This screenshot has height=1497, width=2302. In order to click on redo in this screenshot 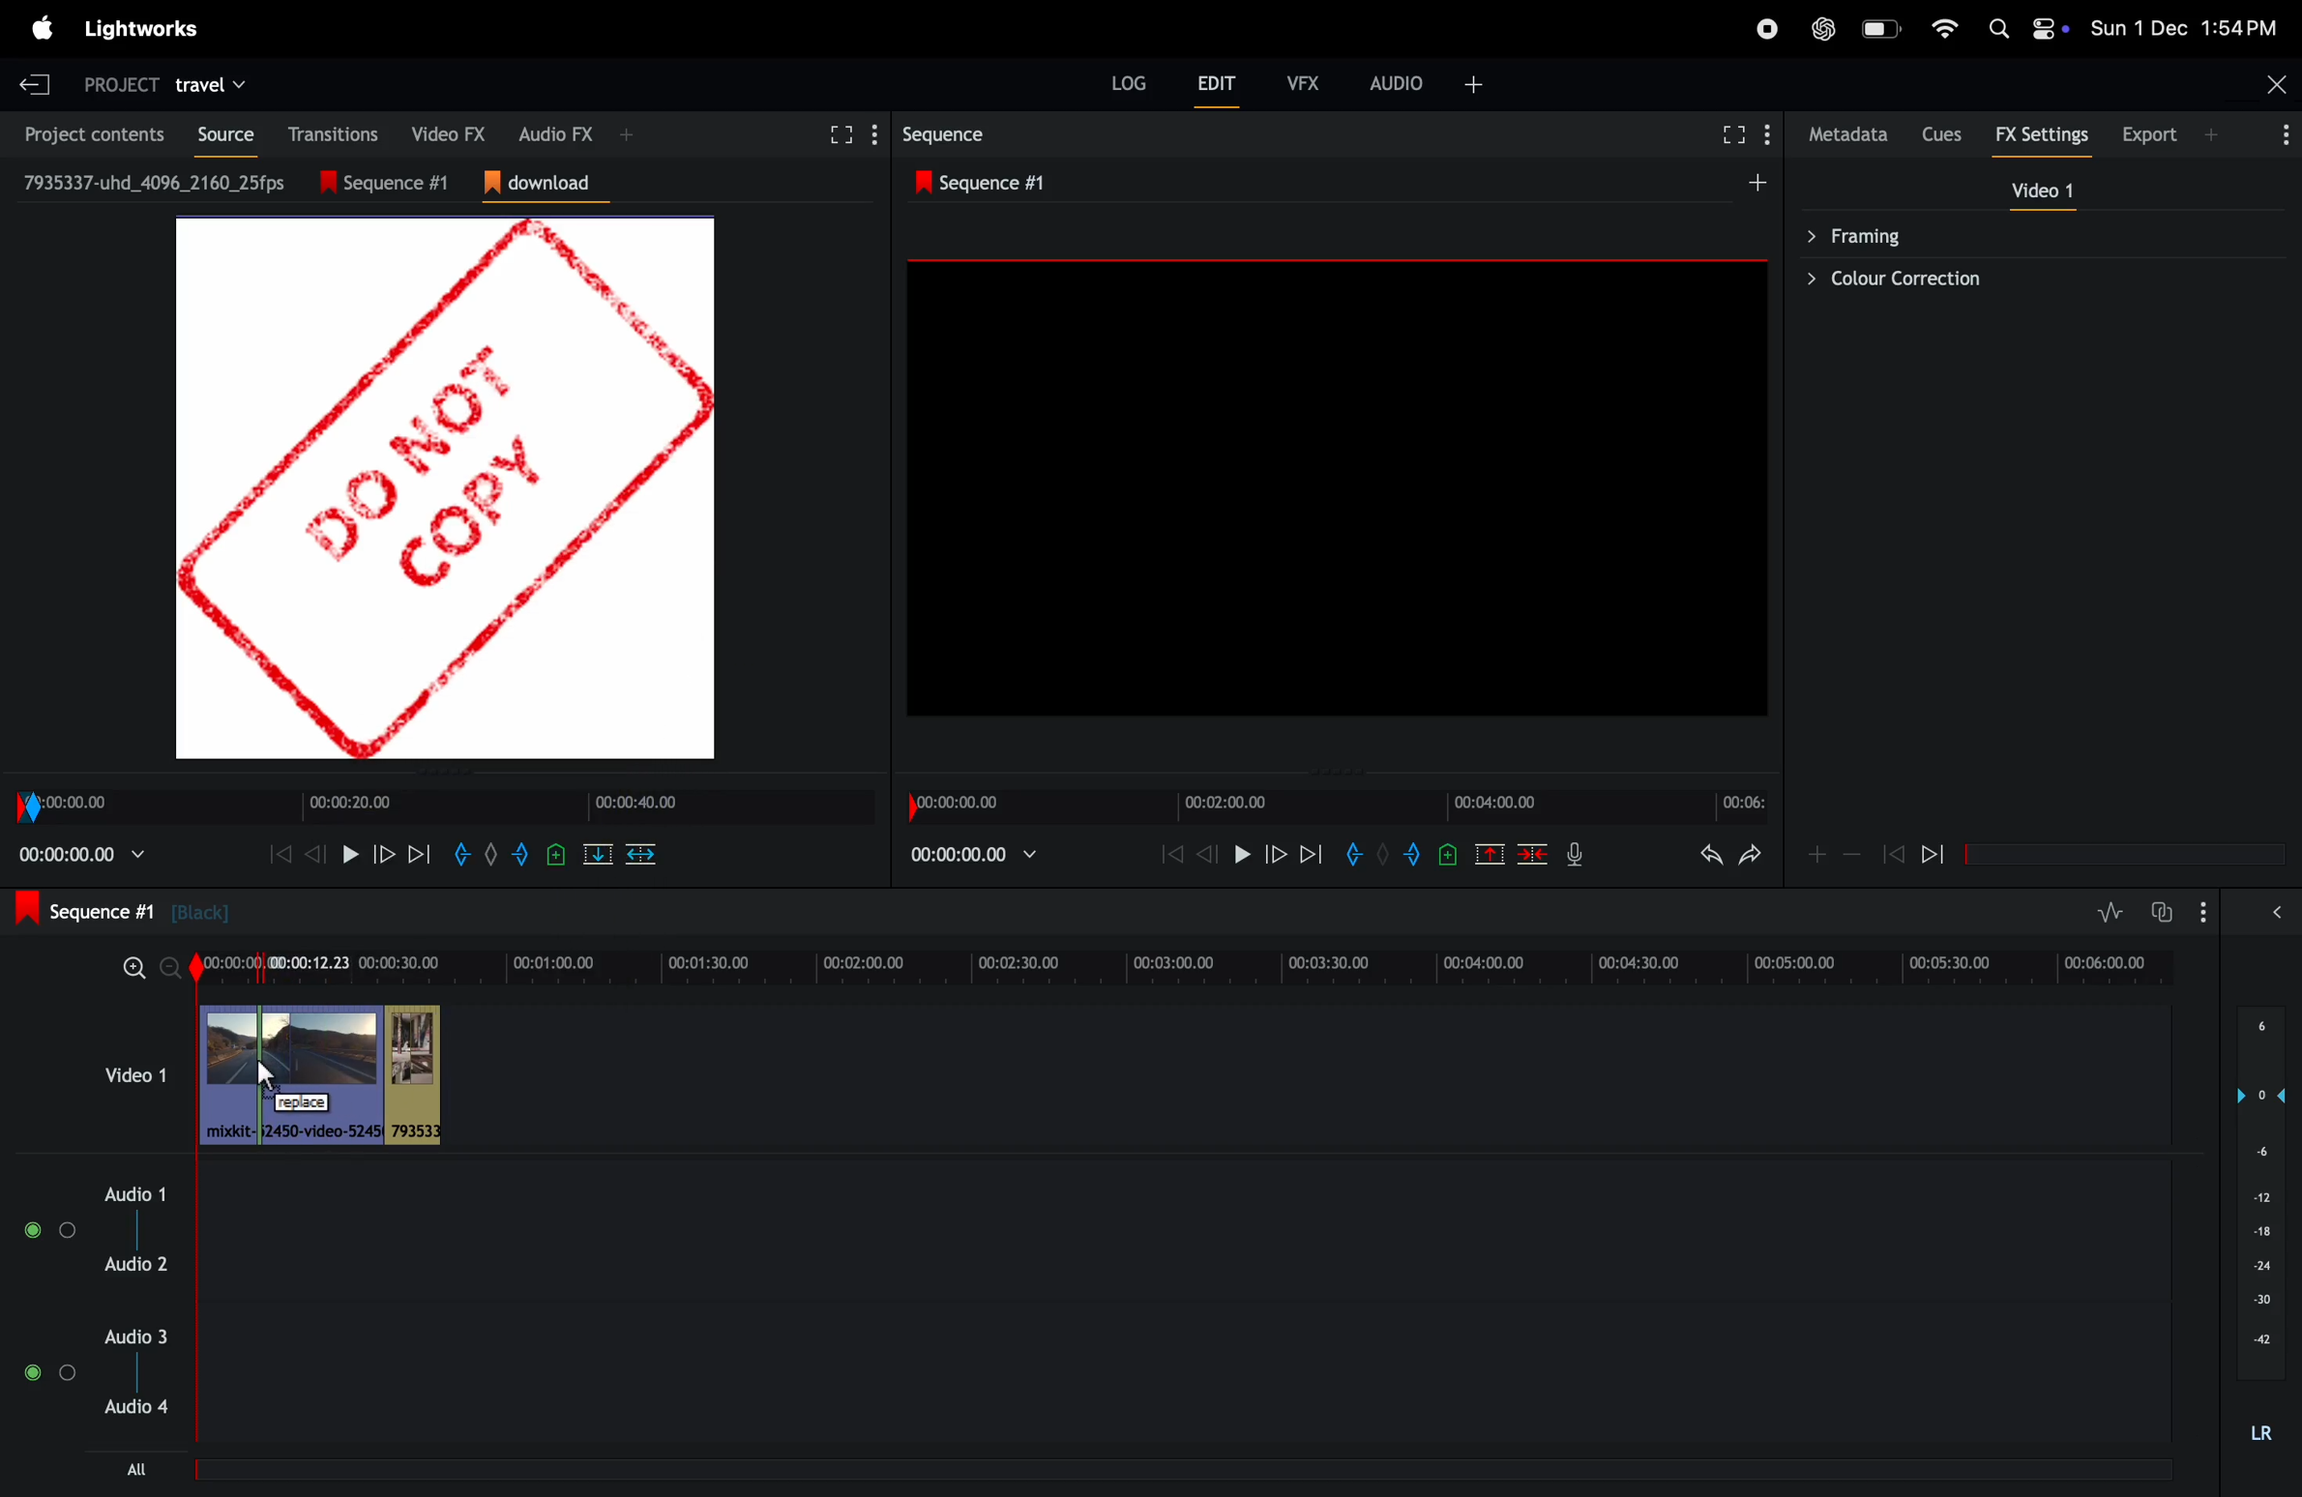, I will do `click(1750, 854)`.